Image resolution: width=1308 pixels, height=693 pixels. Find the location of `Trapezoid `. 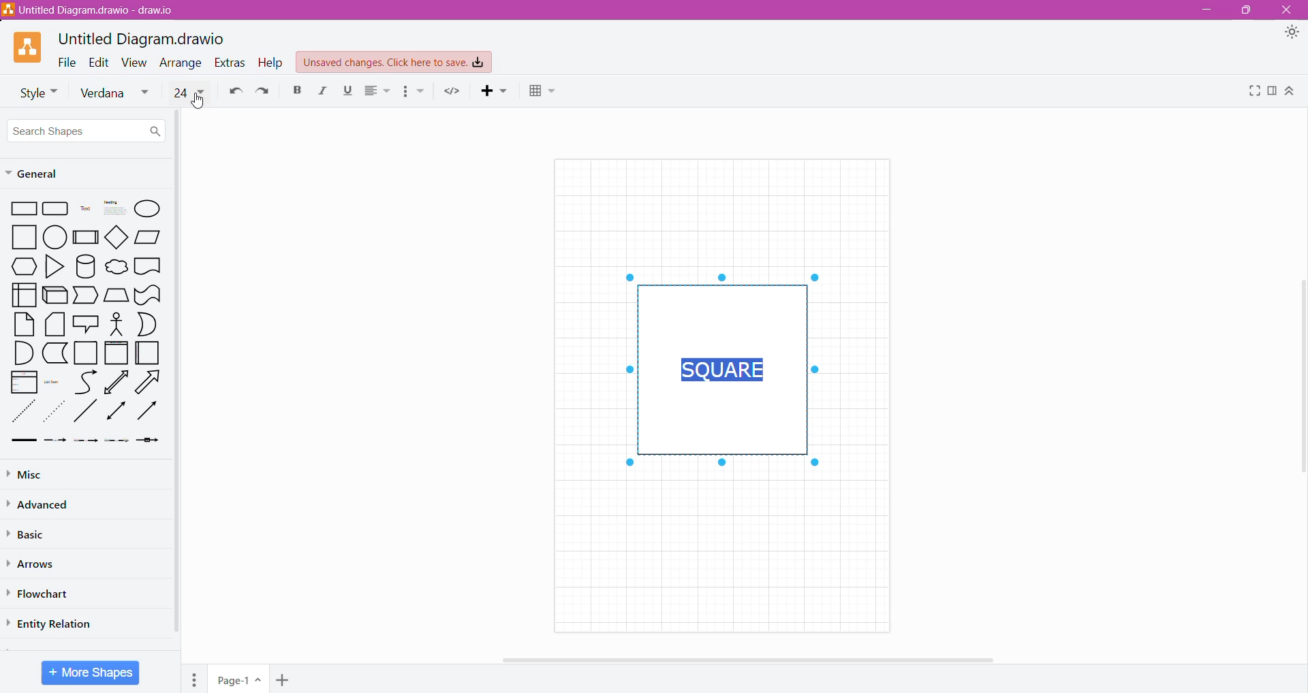

Trapezoid  is located at coordinates (87, 295).